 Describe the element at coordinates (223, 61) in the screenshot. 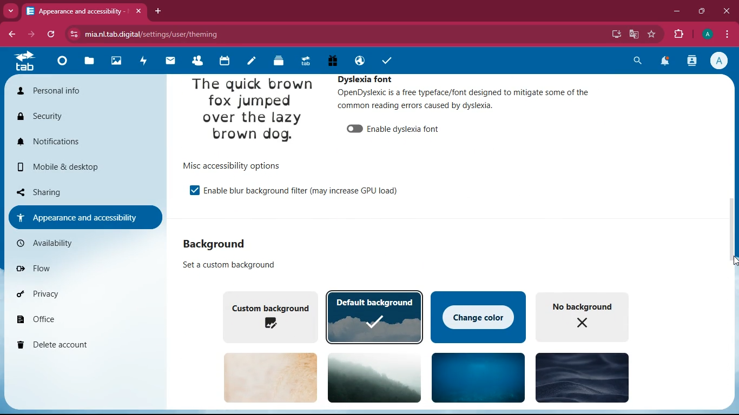

I see `calendar` at that location.